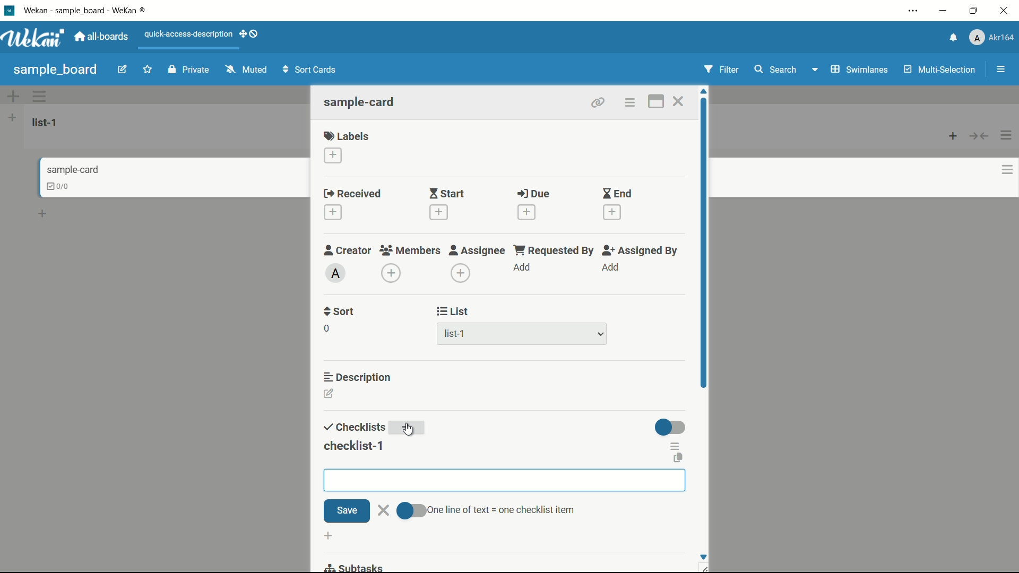  What do you see at coordinates (456, 336) in the screenshot?
I see `list-1` at bounding box center [456, 336].